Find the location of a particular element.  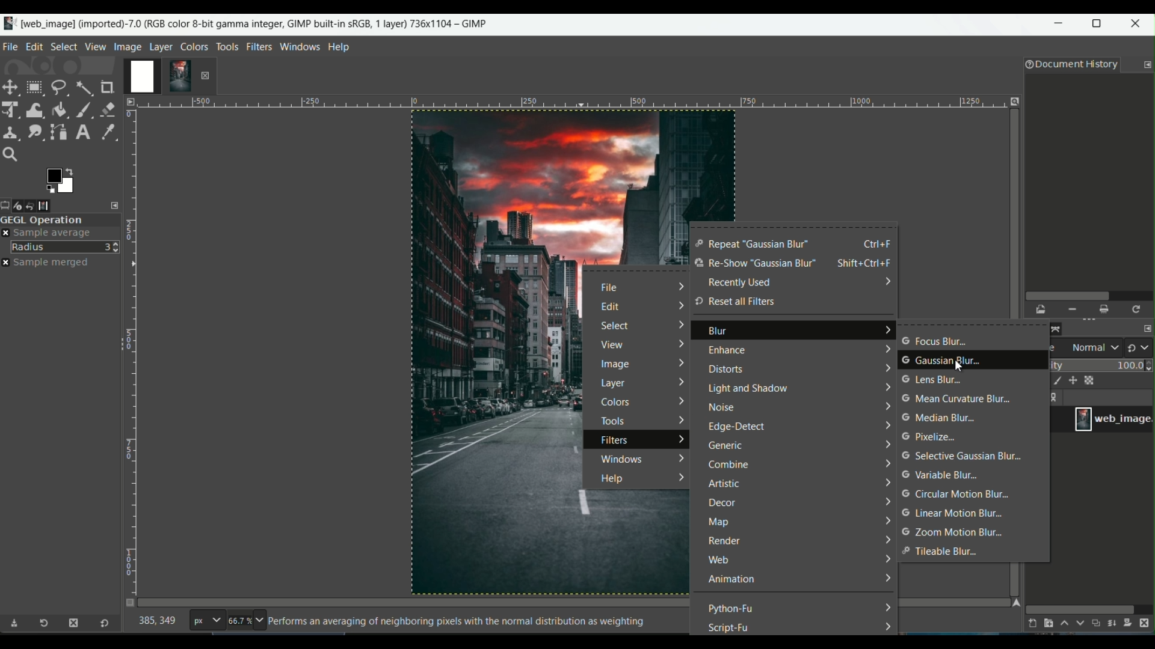

measurement scale is located at coordinates (206, 621).